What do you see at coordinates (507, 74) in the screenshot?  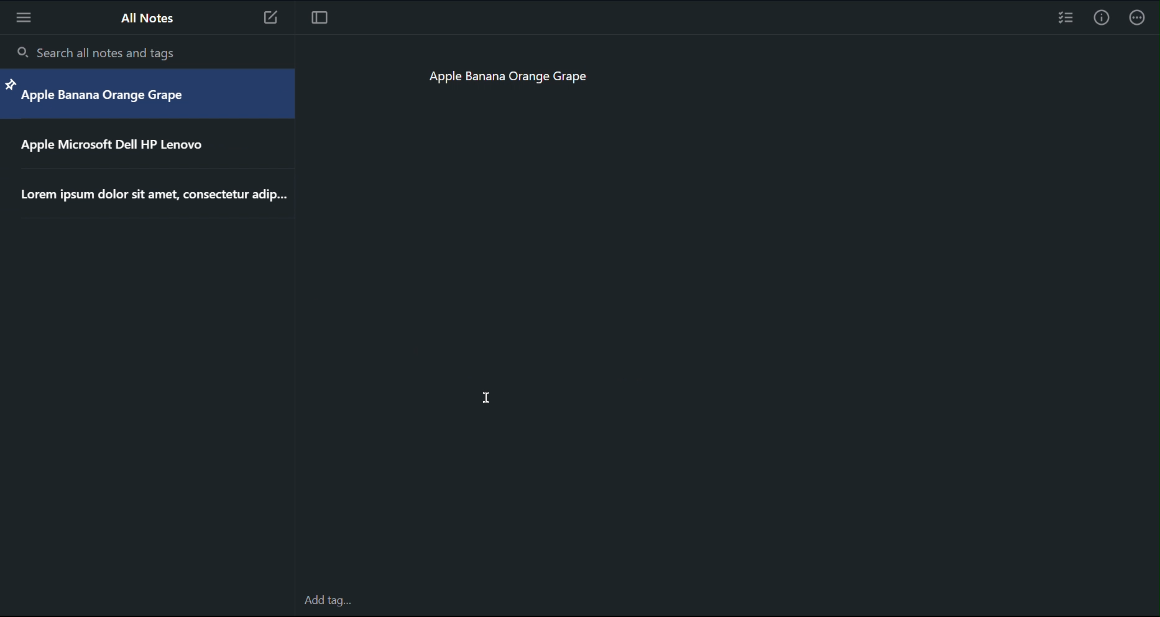 I see `Apple Banana Orange Grape` at bounding box center [507, 74].